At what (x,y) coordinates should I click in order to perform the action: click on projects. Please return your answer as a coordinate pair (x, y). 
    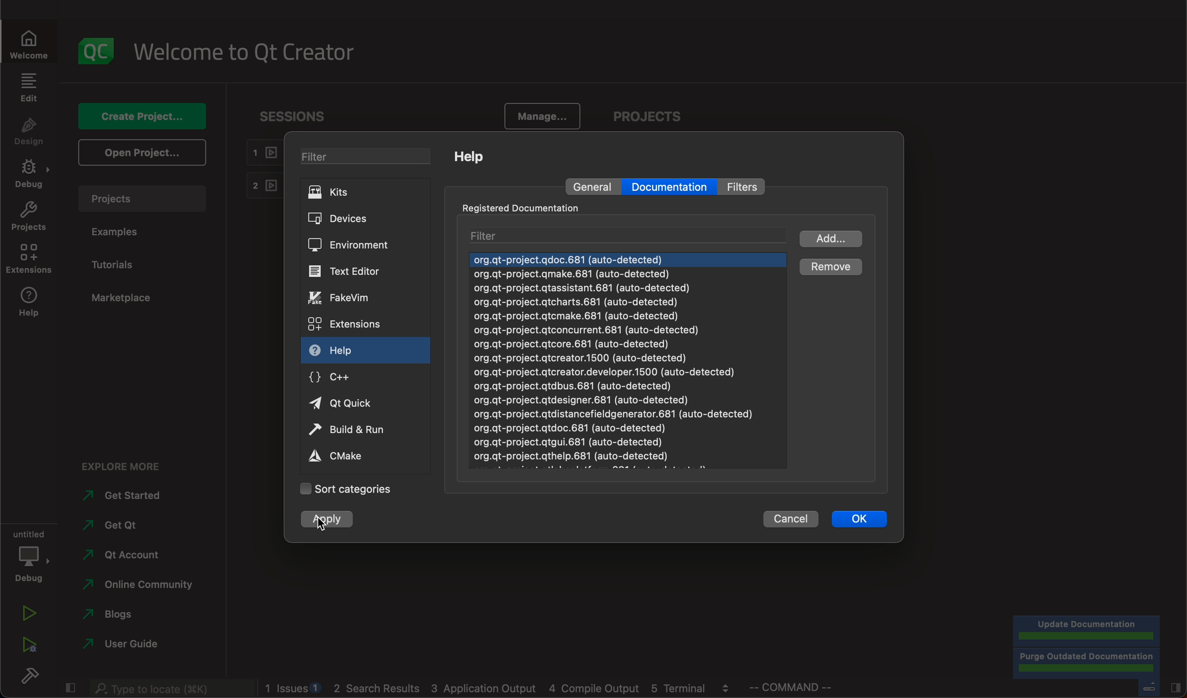
    Looking at the image, I should click on (28, 215).